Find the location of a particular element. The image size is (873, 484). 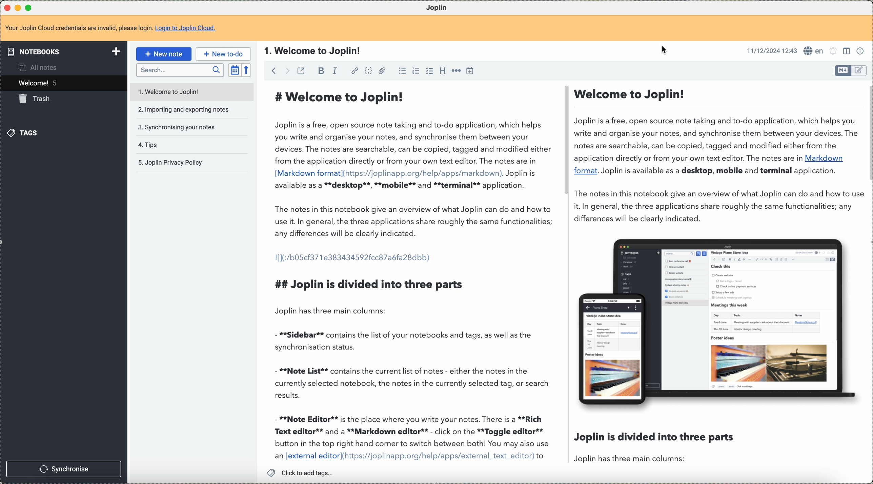

hyperlink is located at coordinates (355, 70).